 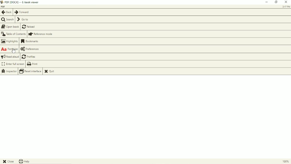 What do you see at coordinates (267, 2) in the screenshot?
I see `Minimize` at bounding box center [267, 2].